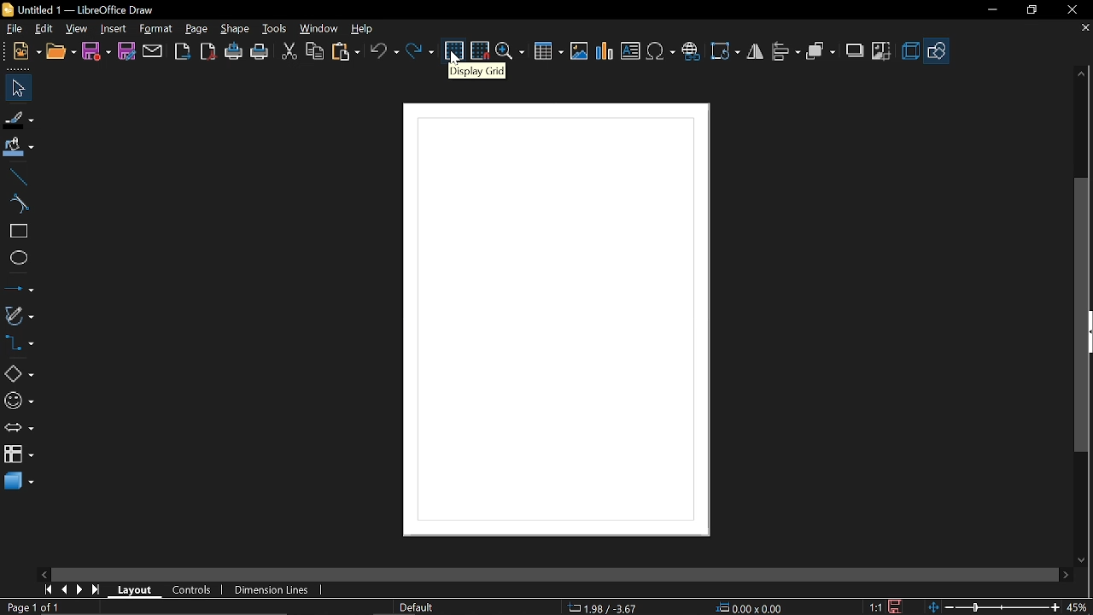  I want to click on go to first page, so click(48, 590).